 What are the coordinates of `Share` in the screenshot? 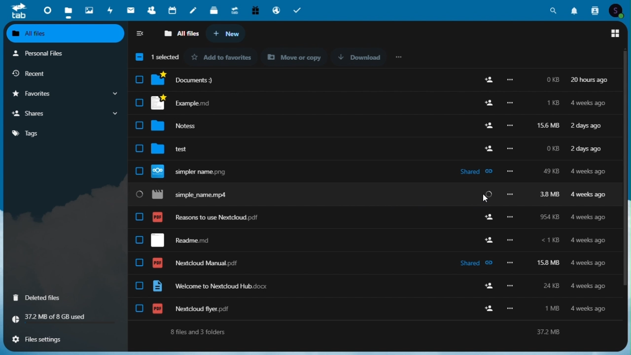 It's located at (66, 114).